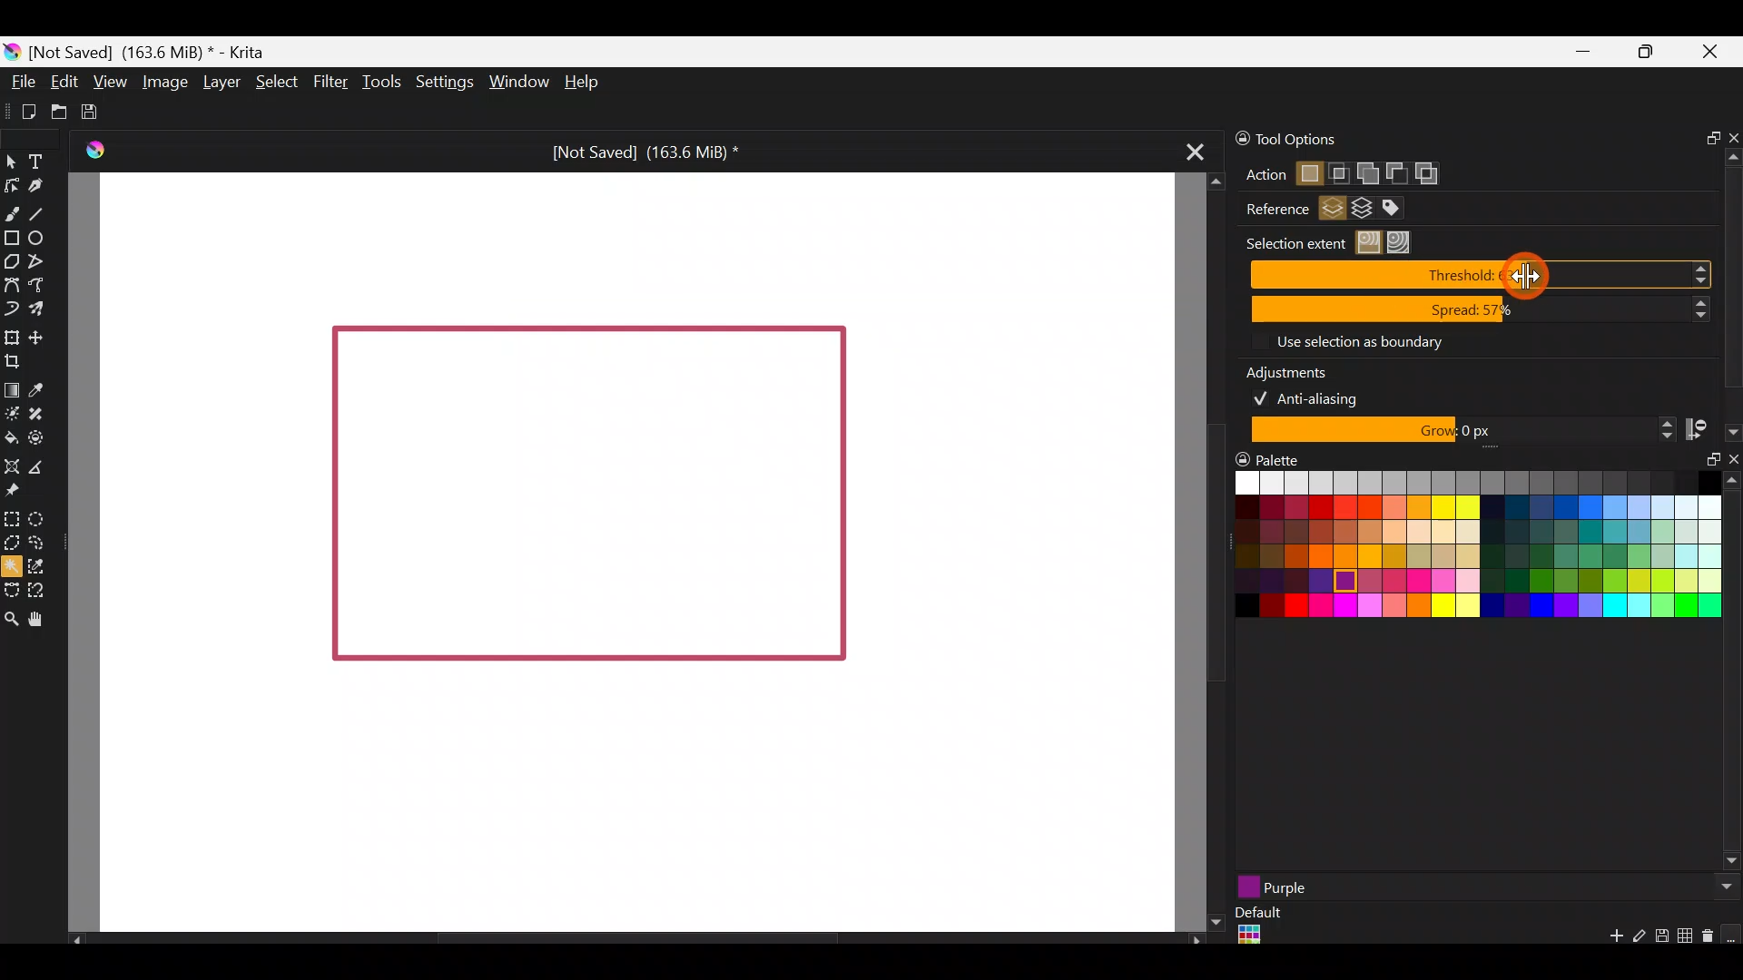  Describe the element at coordinates (1583, 53) in the screenshot. I see `Minimize` at that location.